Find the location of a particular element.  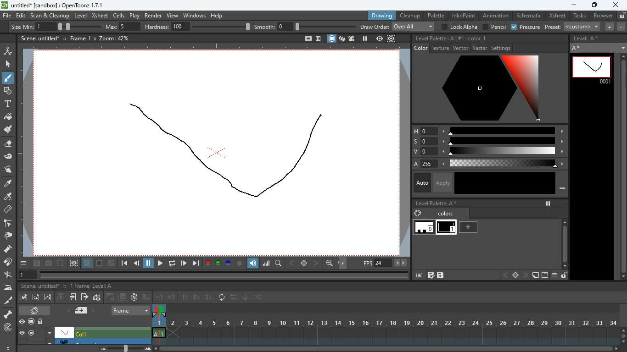

frame is located at coordinates (74, 264).